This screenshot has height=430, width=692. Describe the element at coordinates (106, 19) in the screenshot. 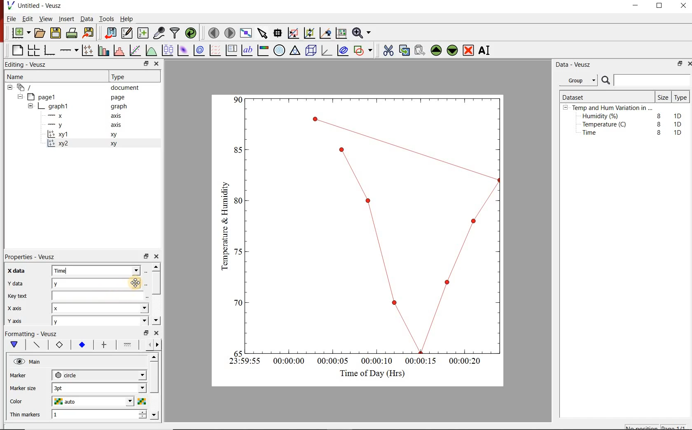

I see `Tools` at that location.